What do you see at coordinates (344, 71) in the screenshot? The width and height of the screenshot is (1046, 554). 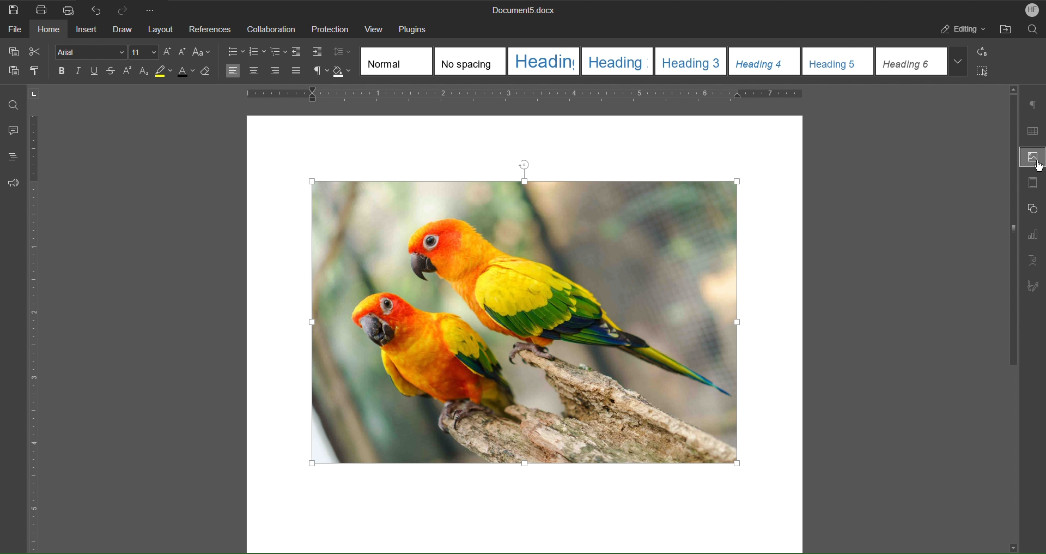 I see `Shadow` at bounding box center [344, 71].